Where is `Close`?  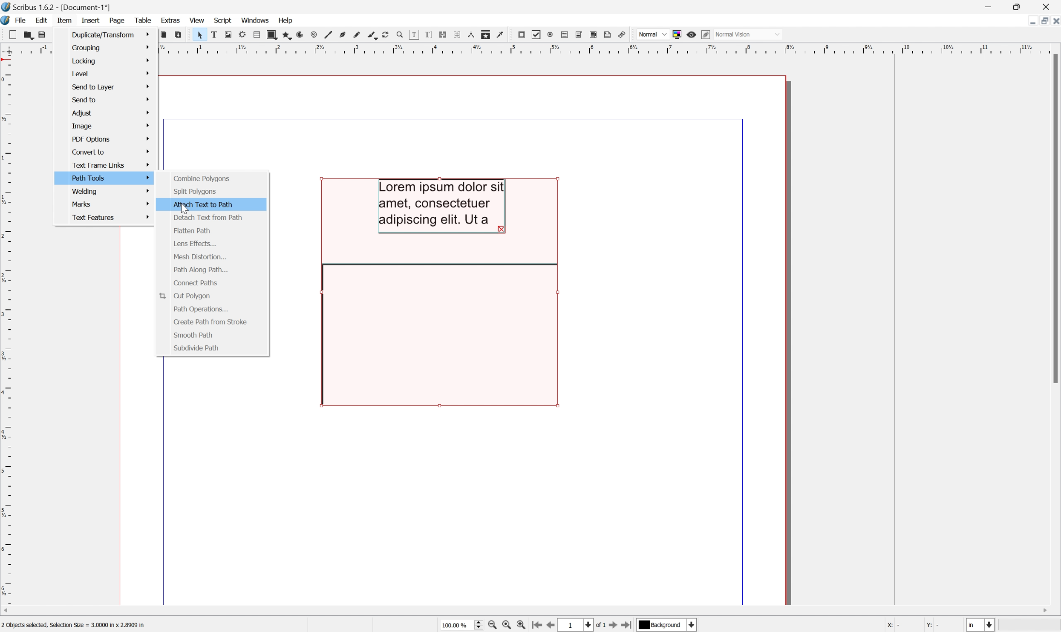 Close is located at coordinates (1048, 6).